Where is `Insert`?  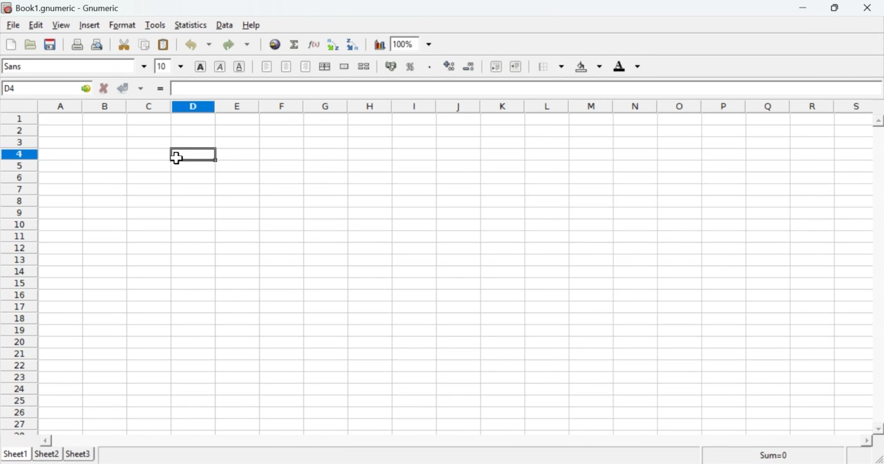
Insert is located at coordinates (90, 25).